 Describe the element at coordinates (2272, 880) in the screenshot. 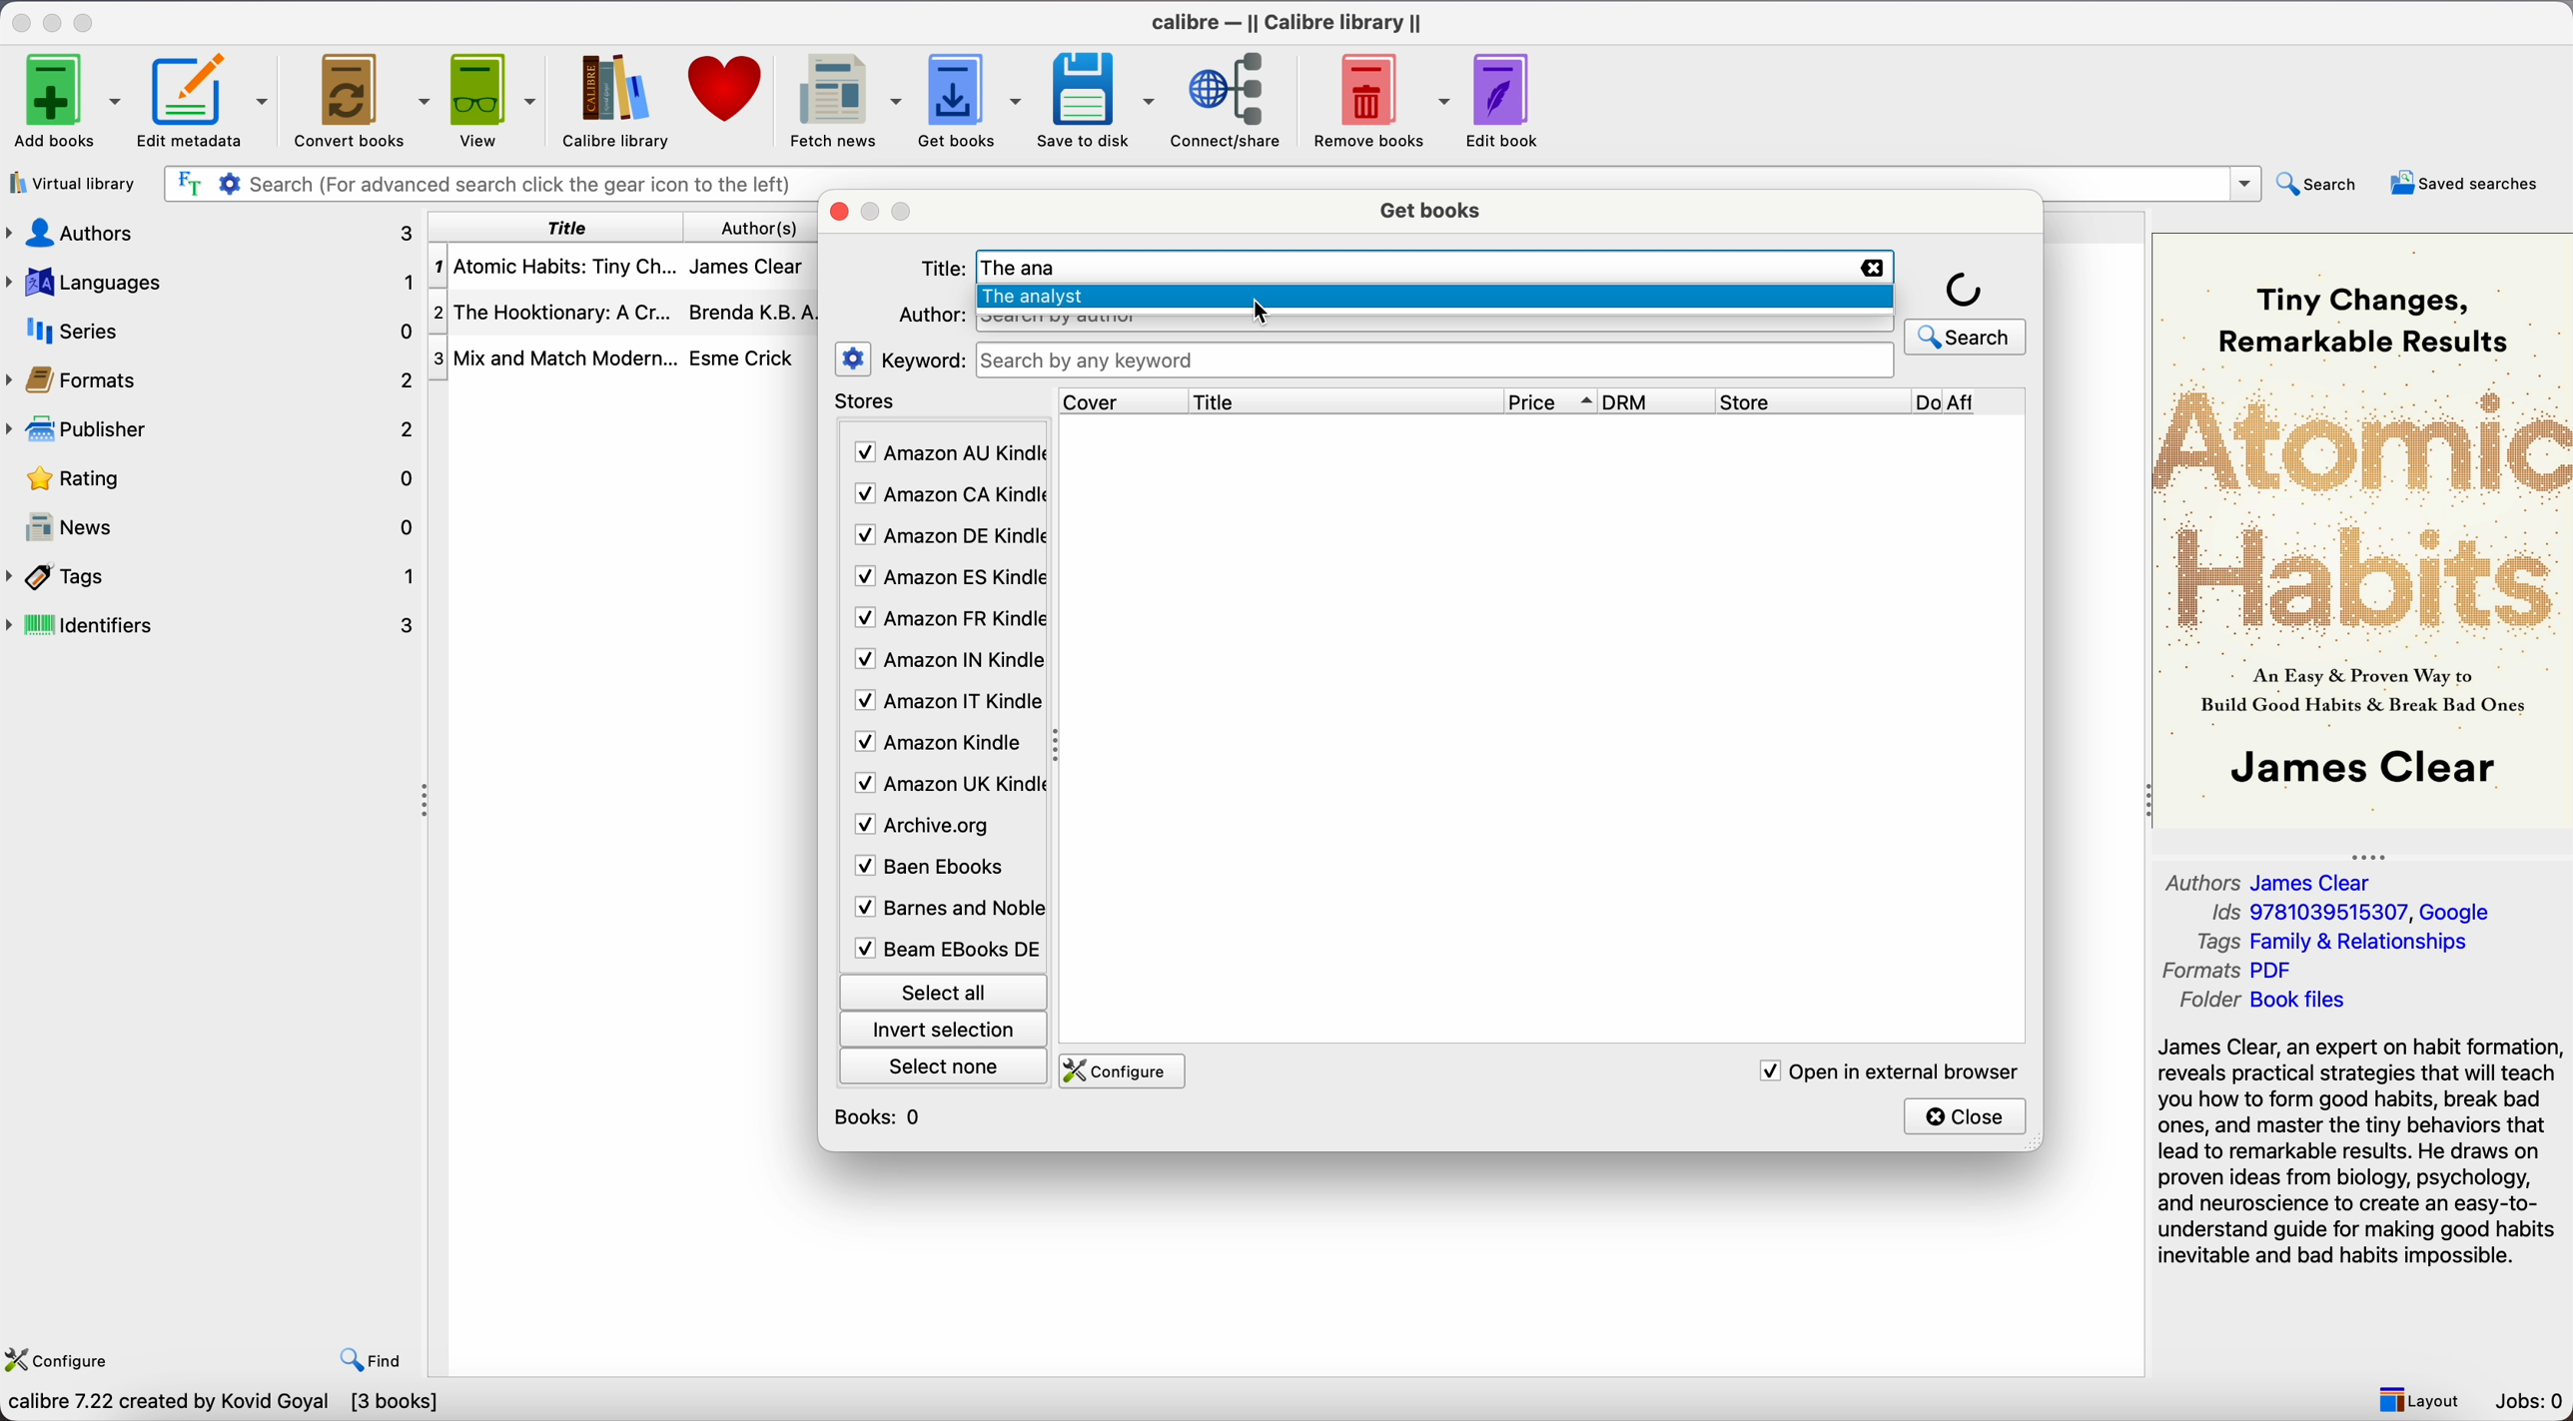

I see `Authors James Clear` at that location.